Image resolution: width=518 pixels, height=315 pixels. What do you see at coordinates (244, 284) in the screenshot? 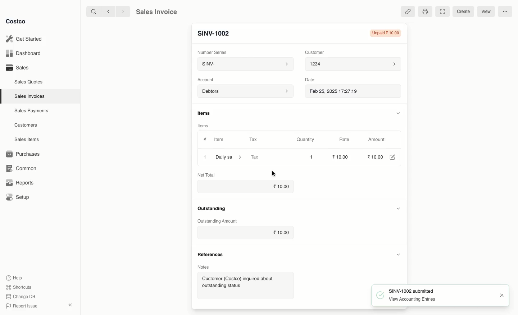
I see `Customer (Costco) inquired about outstanding status` at bounding box center [244, 284].